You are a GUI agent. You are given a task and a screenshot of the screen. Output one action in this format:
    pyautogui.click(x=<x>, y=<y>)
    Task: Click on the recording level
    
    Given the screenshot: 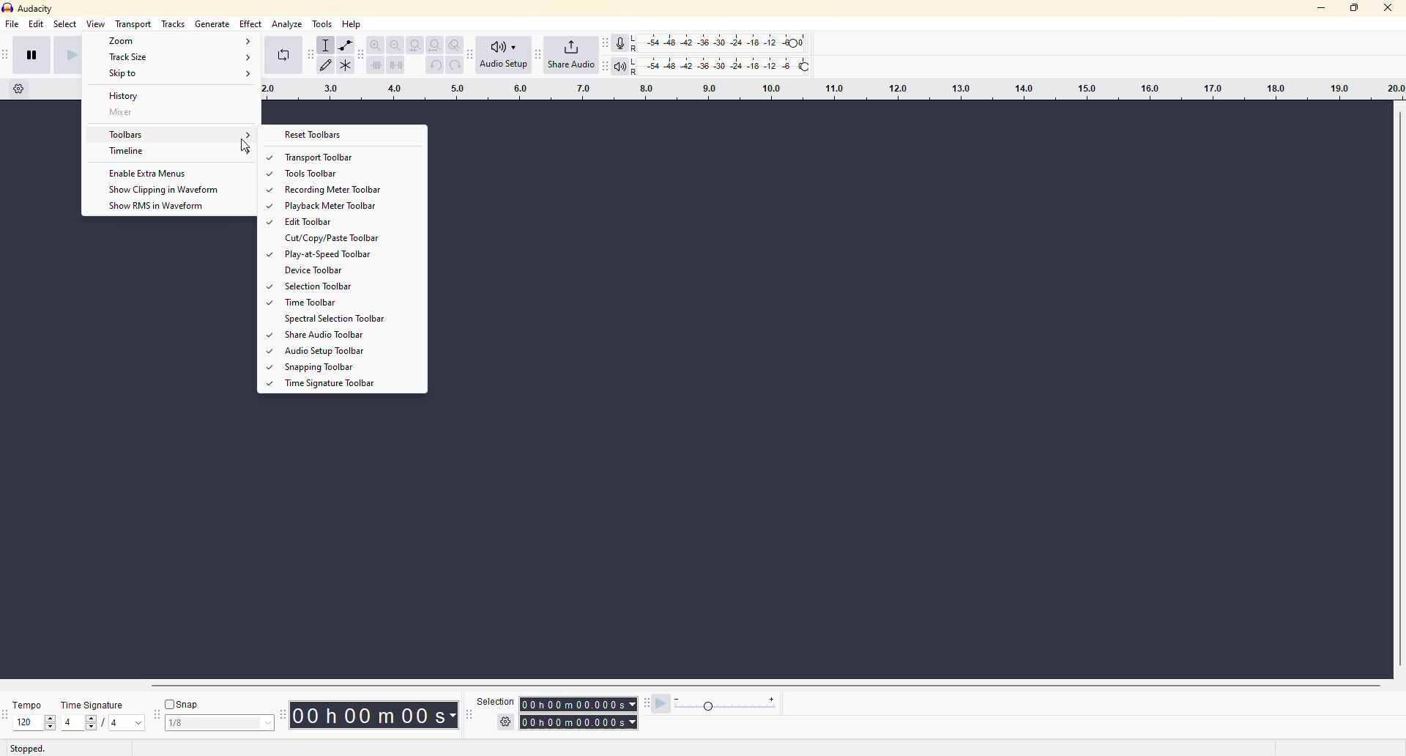 What is the action you would take?
    pyautogui.click(x=721, y=41)
    